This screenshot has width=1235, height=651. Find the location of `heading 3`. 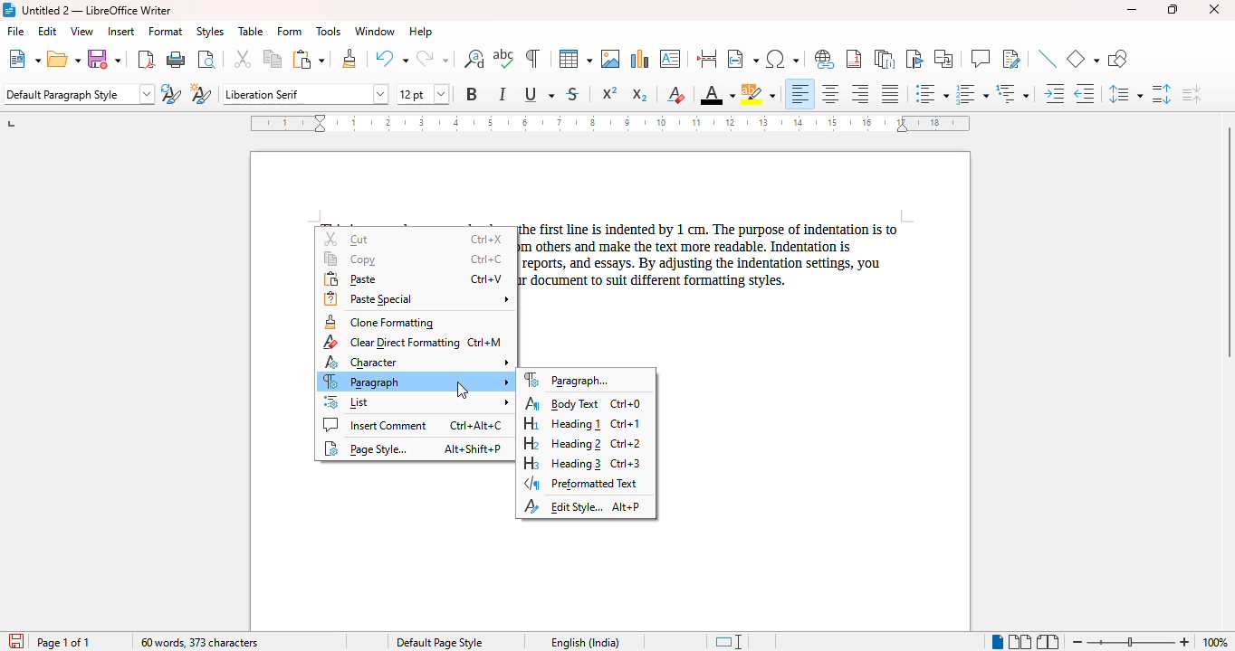

heading 3 is located at coordinates (581, 463).